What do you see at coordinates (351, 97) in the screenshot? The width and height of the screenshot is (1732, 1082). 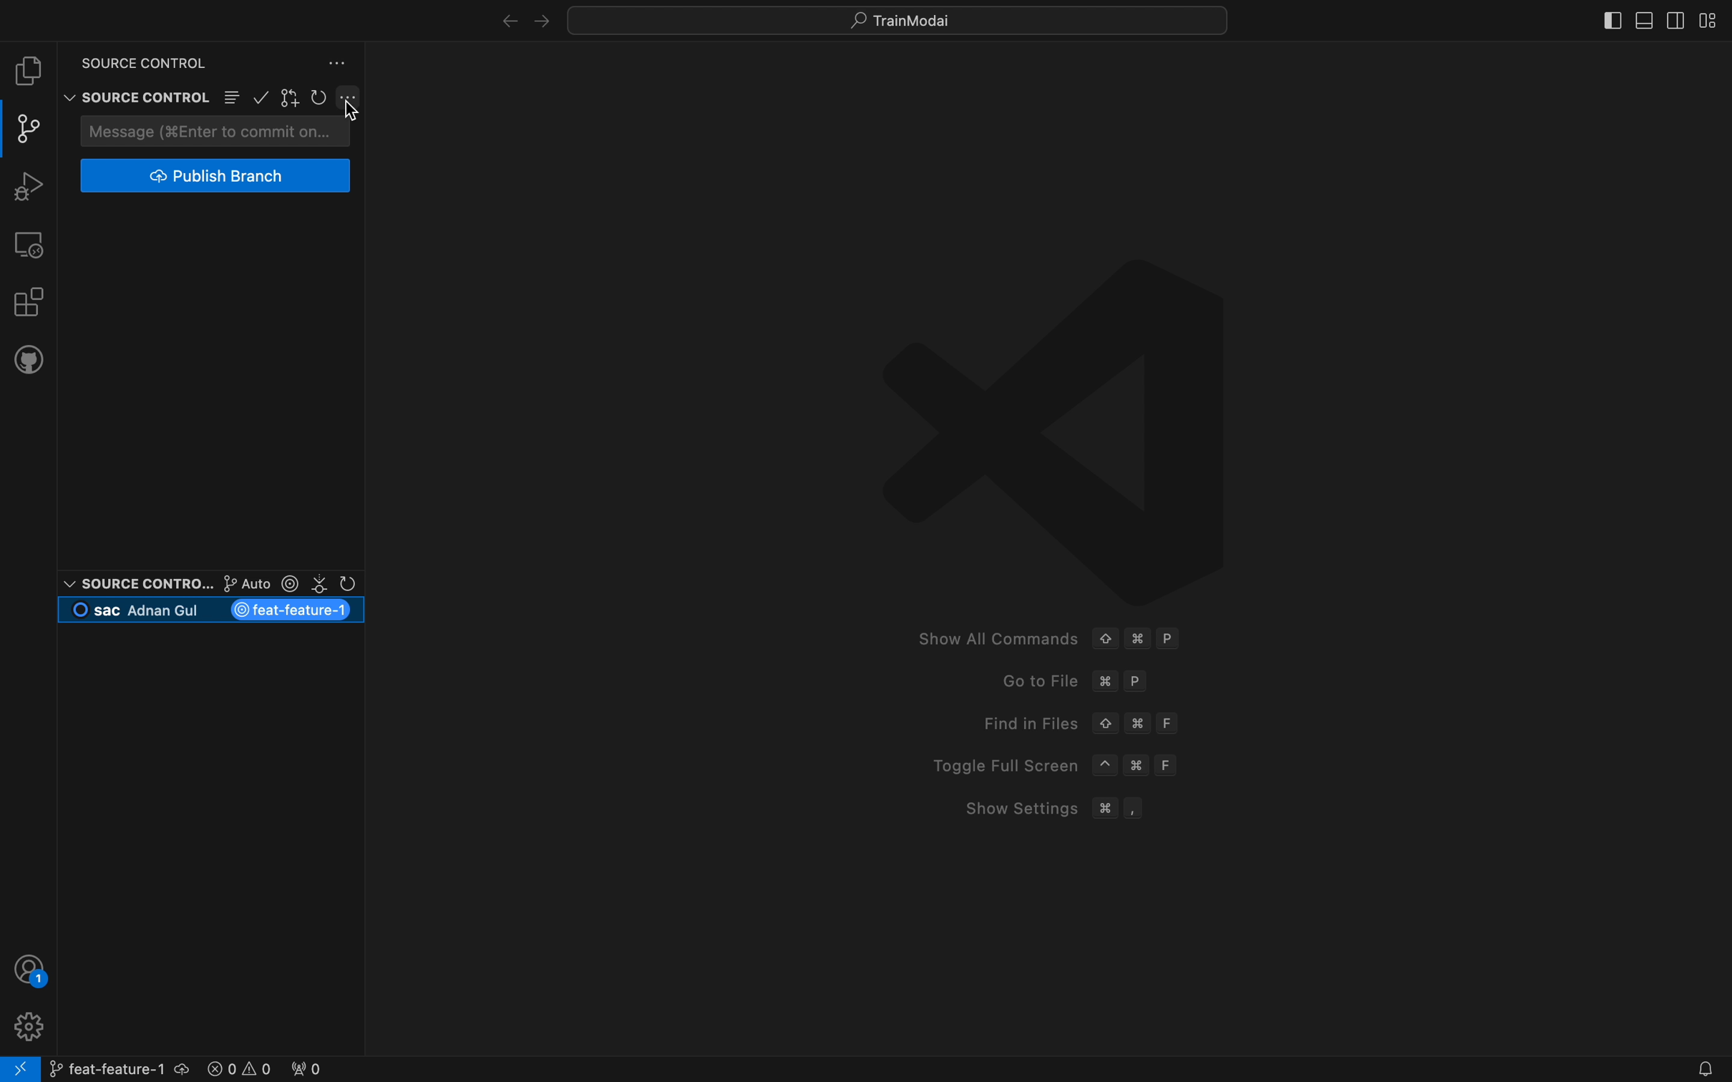 I see `git settings` at bounding box center [351, 97].